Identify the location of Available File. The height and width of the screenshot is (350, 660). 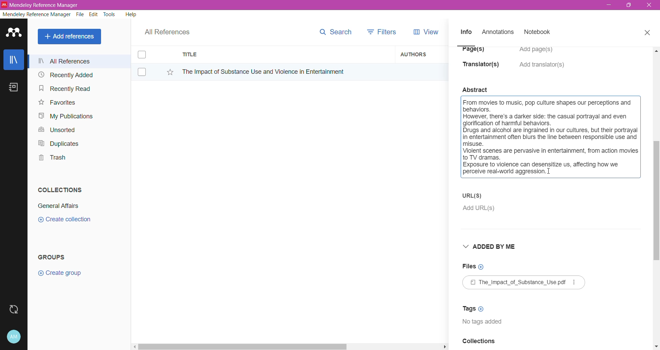
(525, 283).